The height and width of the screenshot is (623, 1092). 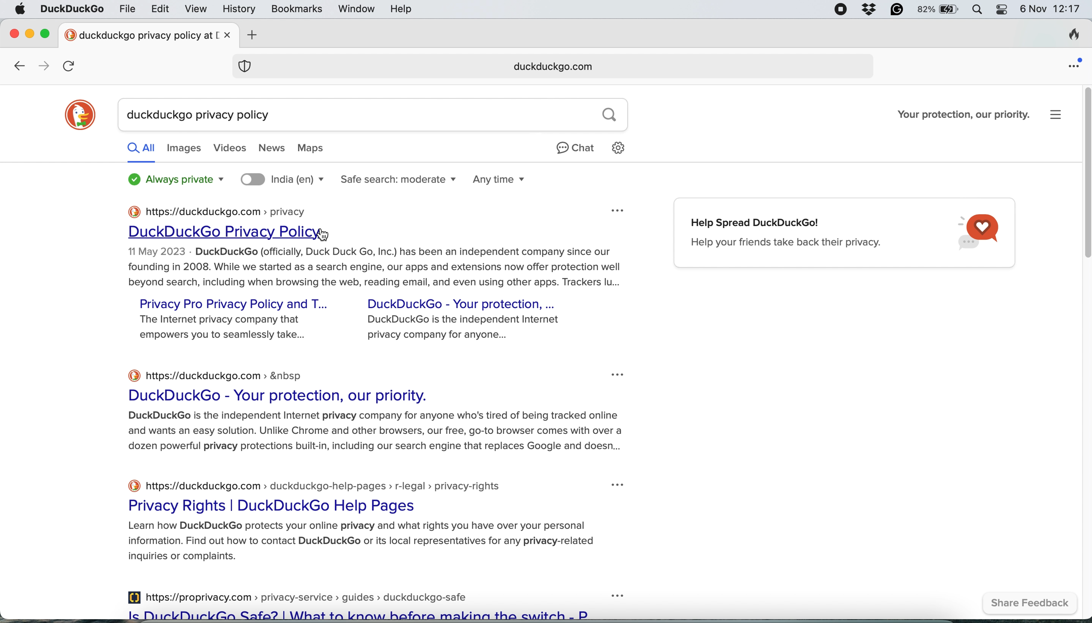 I want to click on edit, so click(x=160, y=10).